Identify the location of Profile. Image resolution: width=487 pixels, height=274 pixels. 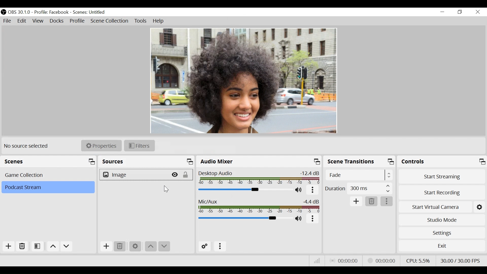
(77, 21).